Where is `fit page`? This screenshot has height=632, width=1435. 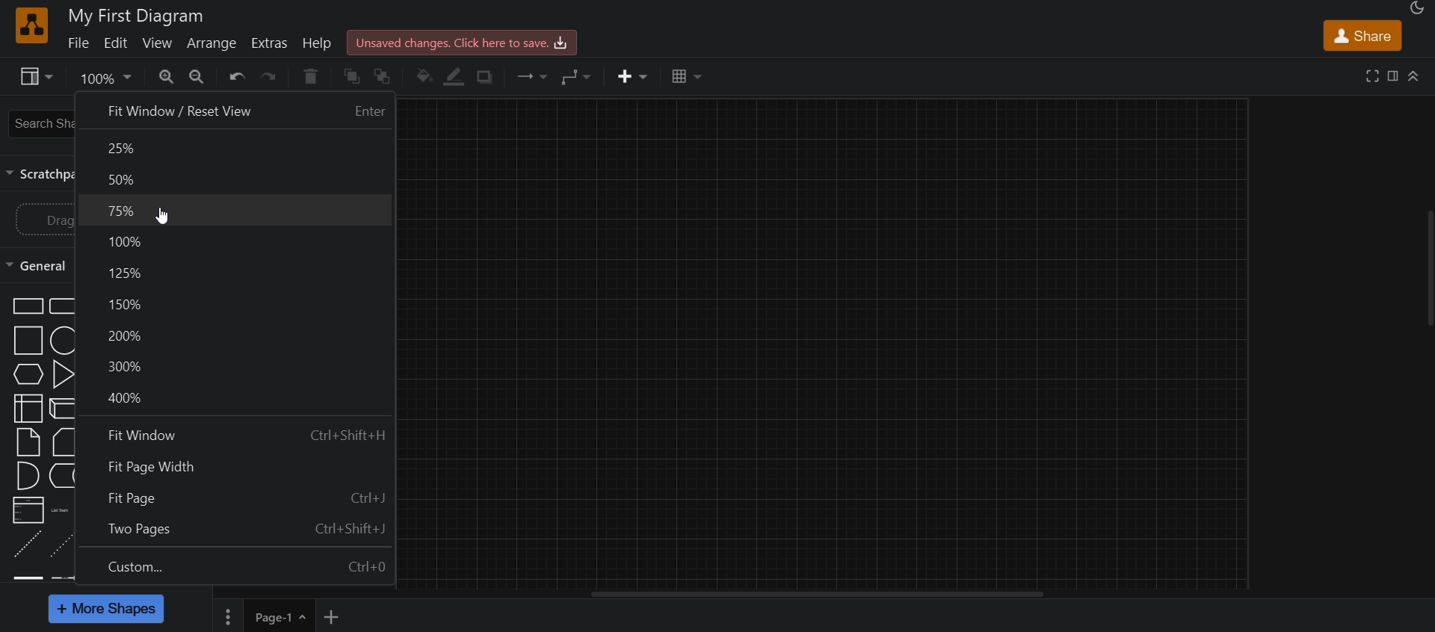
fit page is located at coordinates (238, 498).